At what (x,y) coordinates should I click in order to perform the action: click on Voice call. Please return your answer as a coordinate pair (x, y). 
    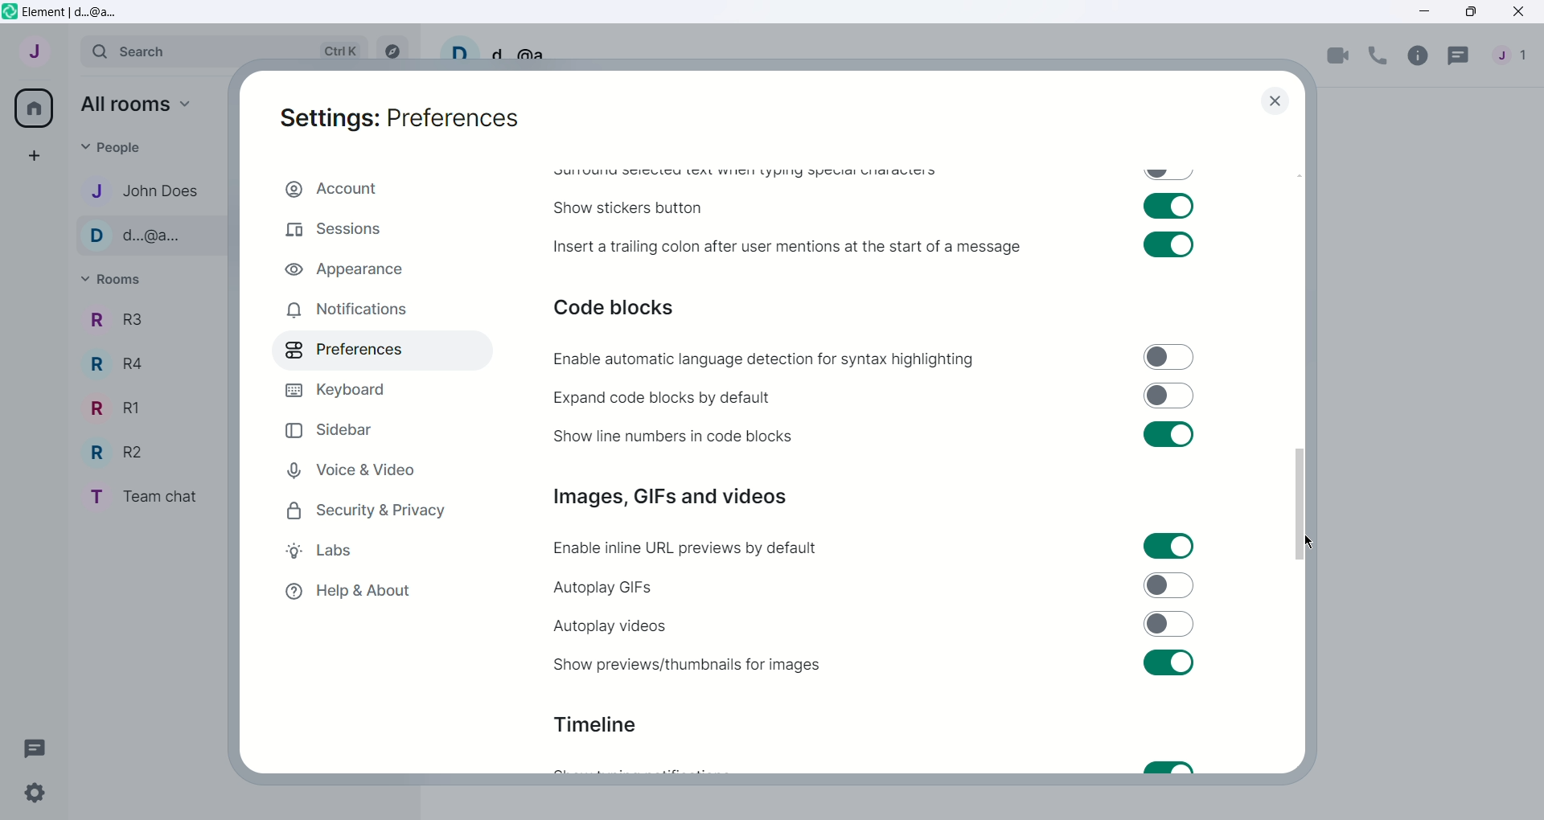
    Looking at the image, I should click on (1378, 56).